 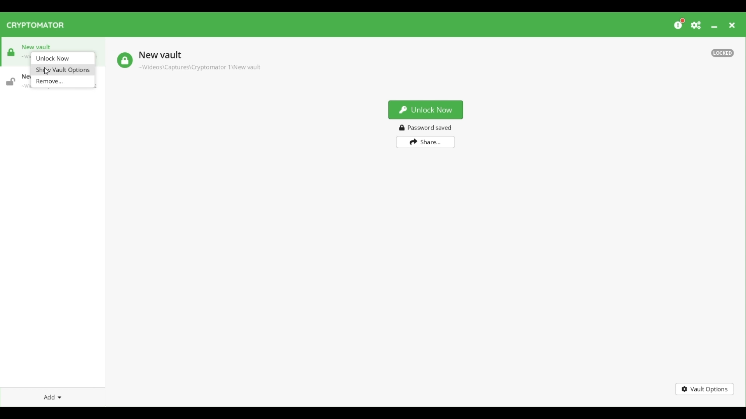 I want to click on Minimize, so click(x=714, y=27).